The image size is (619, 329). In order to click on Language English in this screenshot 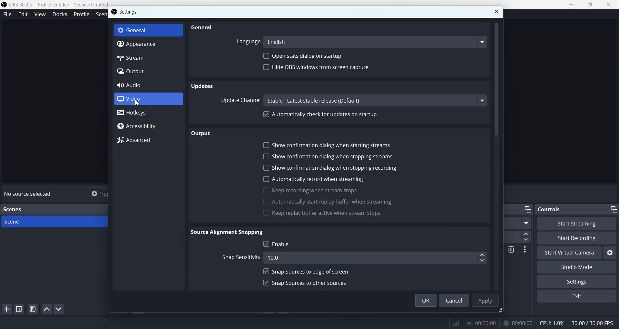, I will do `click(360, 41)`.